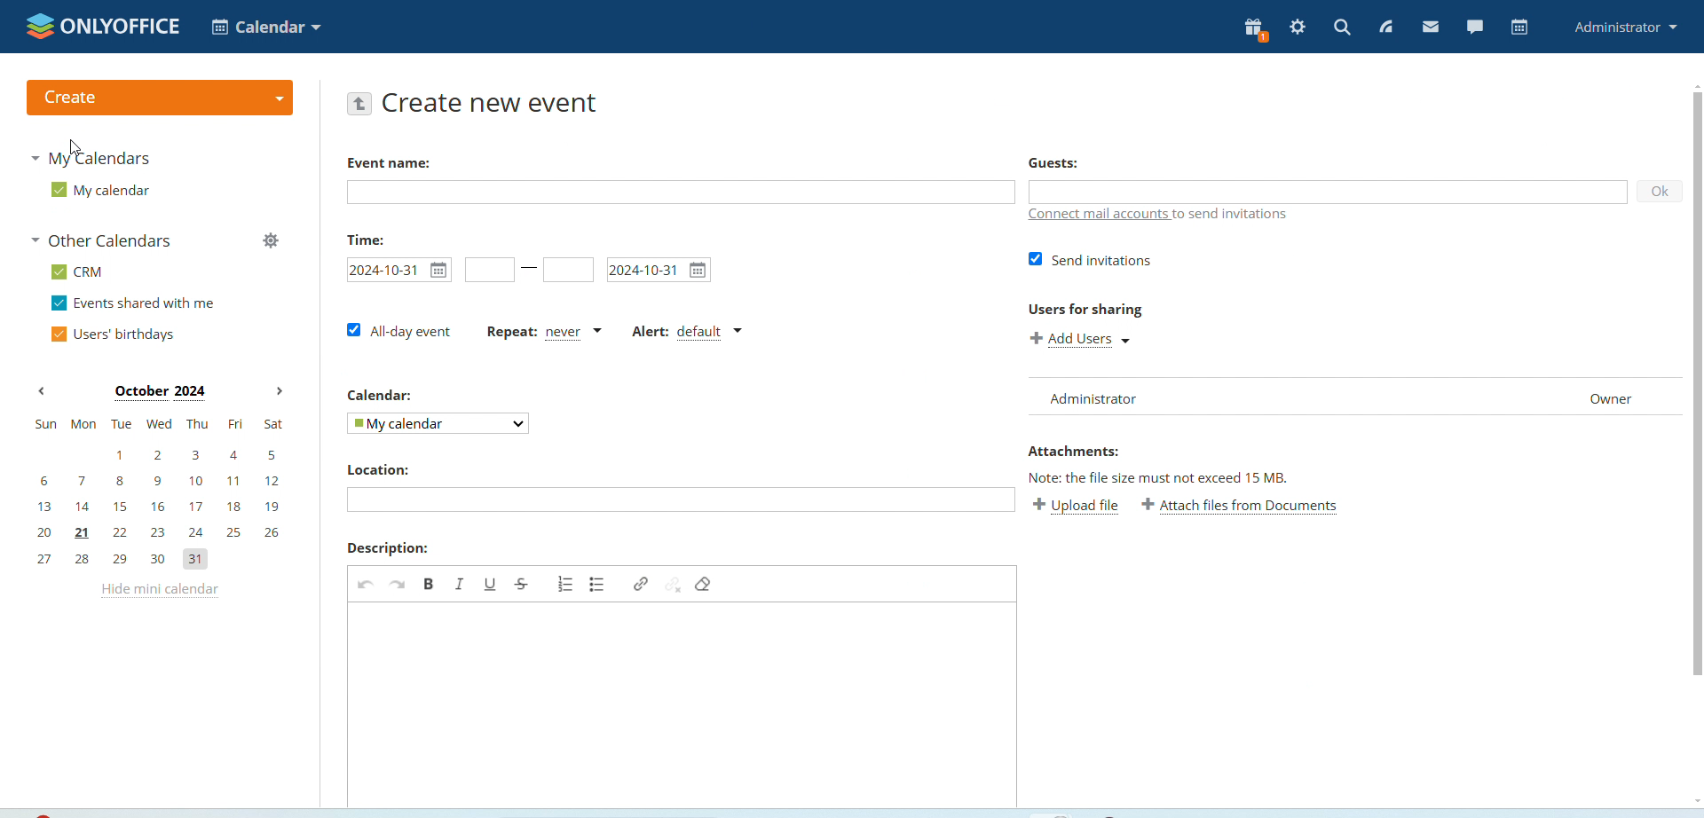 Image resolution: width=1704 pixels, height=818 pixels. Describe the element at coordinates (103, 26) in the screenshot. I see `onlyoffice logo` at that location.